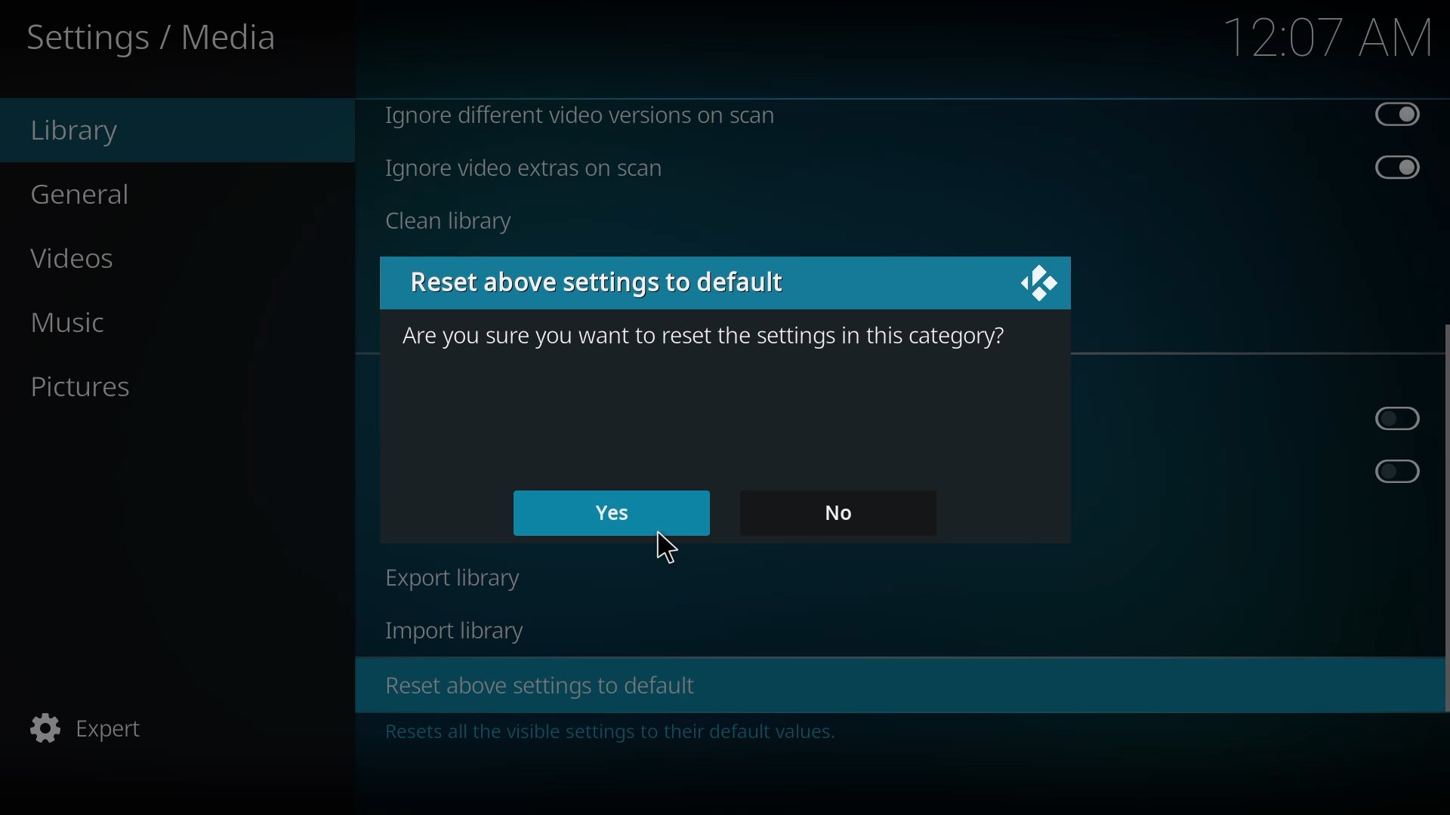 Image resolution: width=1450 pixels, height=815 pixels. Describe the element at coordinates (1398, 116) in the screenshot. I see `disabled` at that location.